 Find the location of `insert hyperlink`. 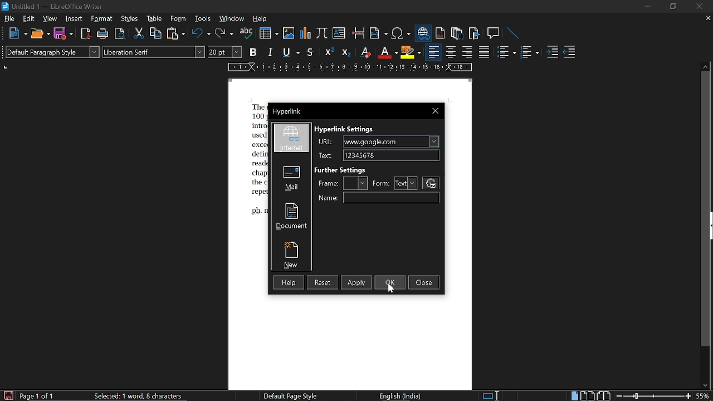

insert hyperlink is located at coordinates (422, 33).